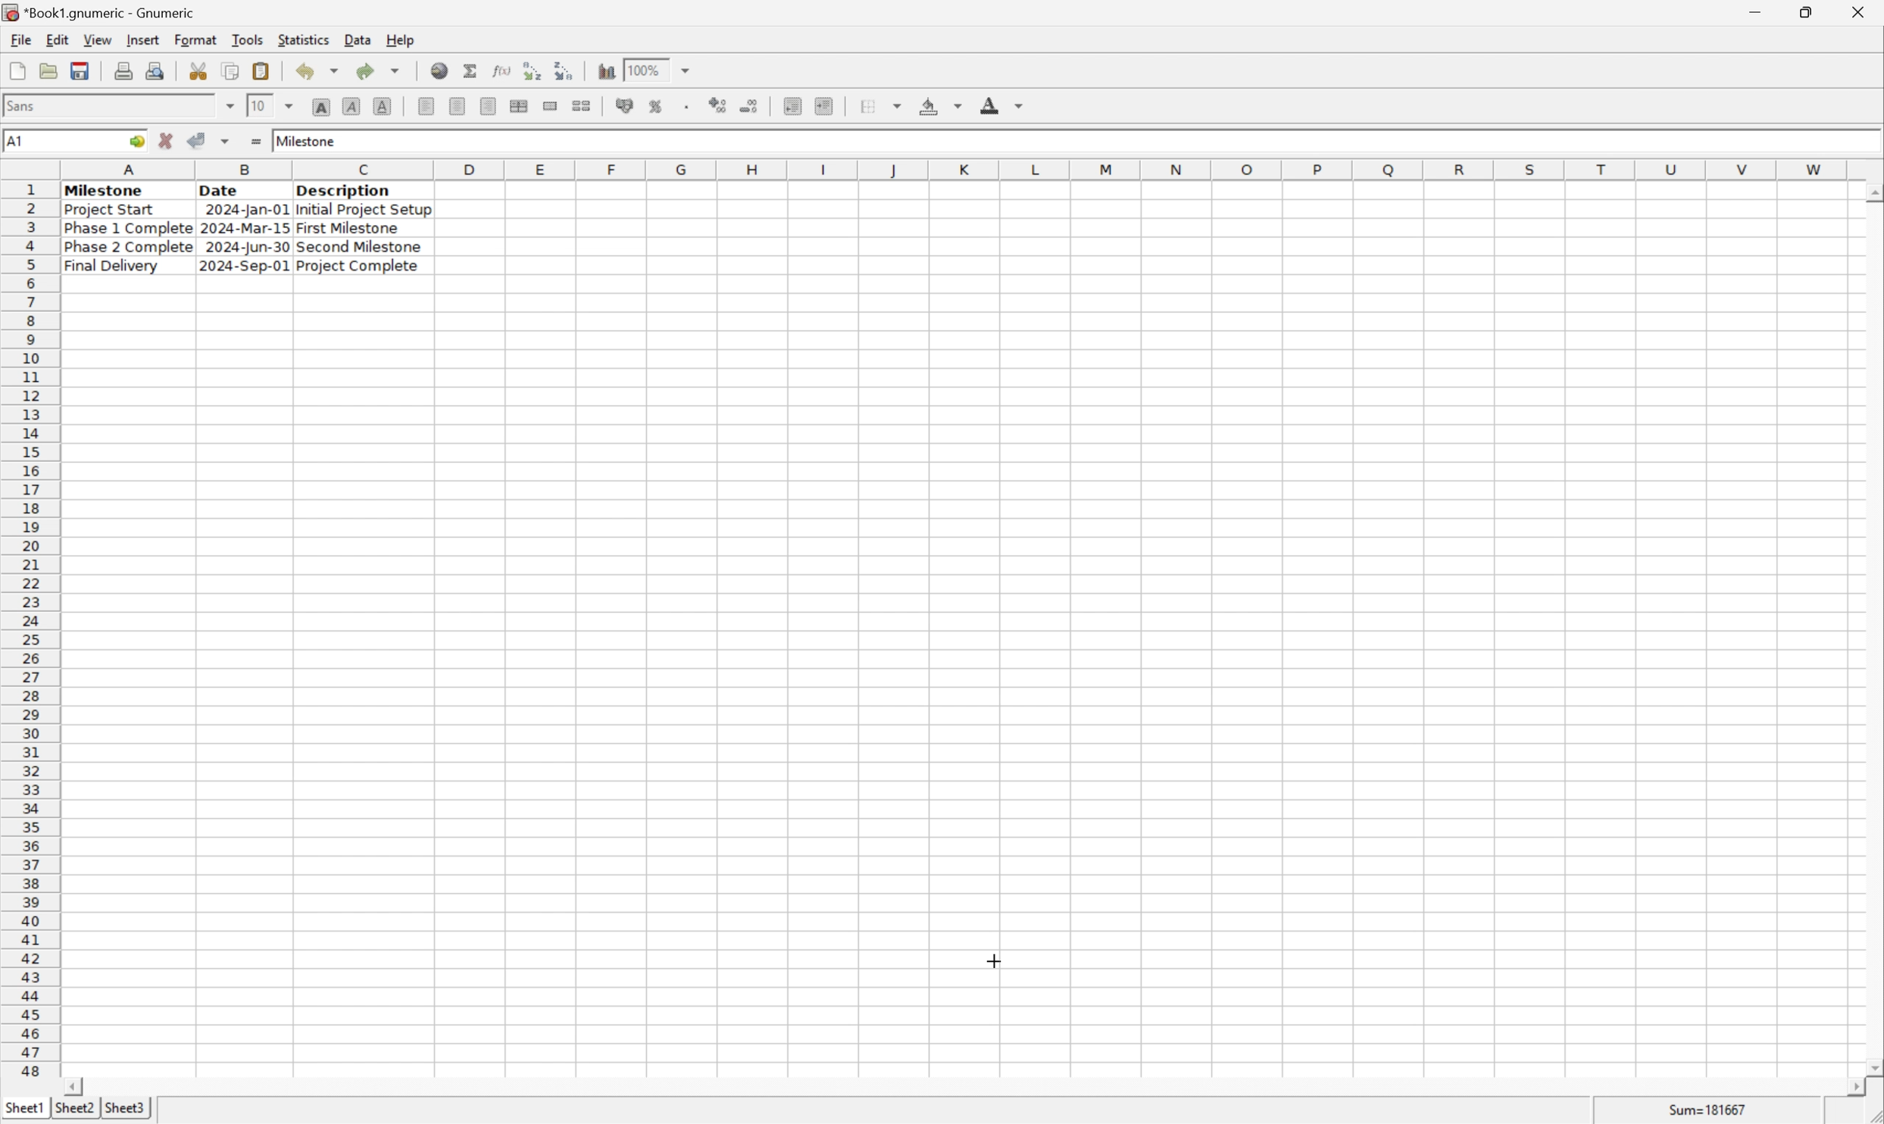 This screenshot has height=1124, width=1884. What do you see at coordinates (1861, 10) in the screenshot?
I see `close` at bounding box center [1861, 10].